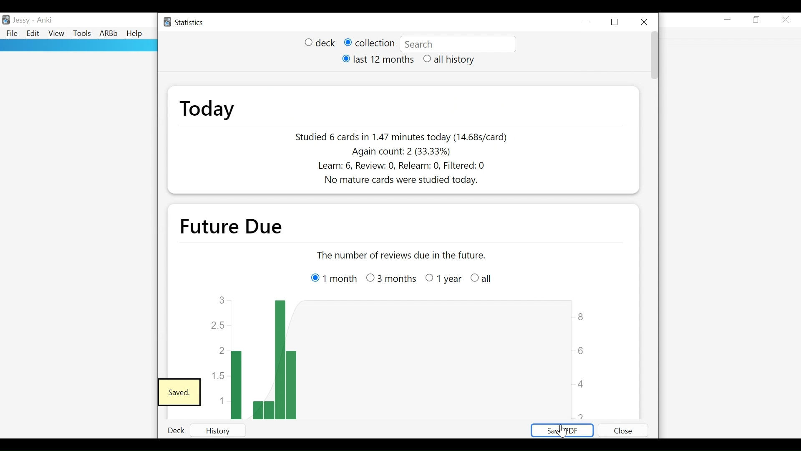 Image resolution: width=801 pixels, height=451 pixels. What do you see at coordinates (33, 34) in the screenshot?
I see `Edit` at bounding box center [33, 34].